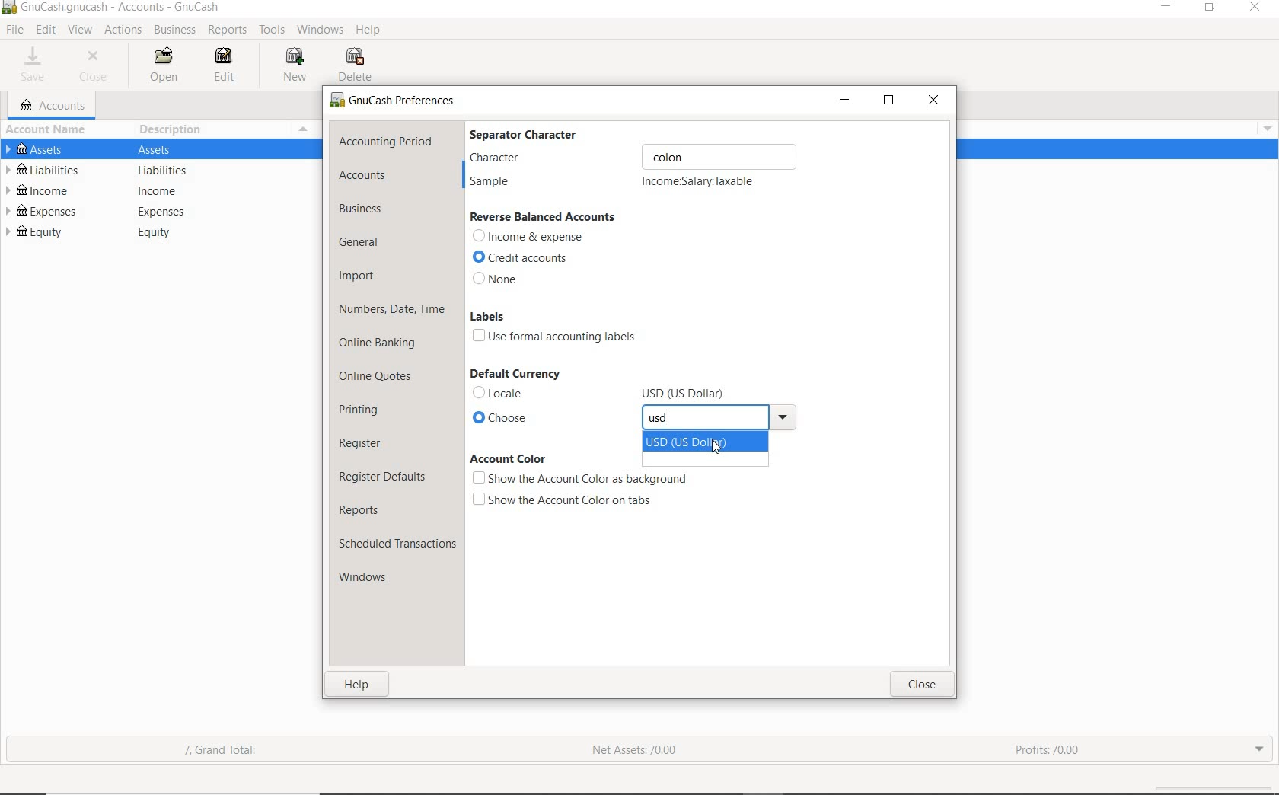 Image resolution: width=1279 pixels, height=795 pixels. What do you see at coordinates (845, 99) in the screenshot?
I see `minimize` at bounding box center [845, 99].